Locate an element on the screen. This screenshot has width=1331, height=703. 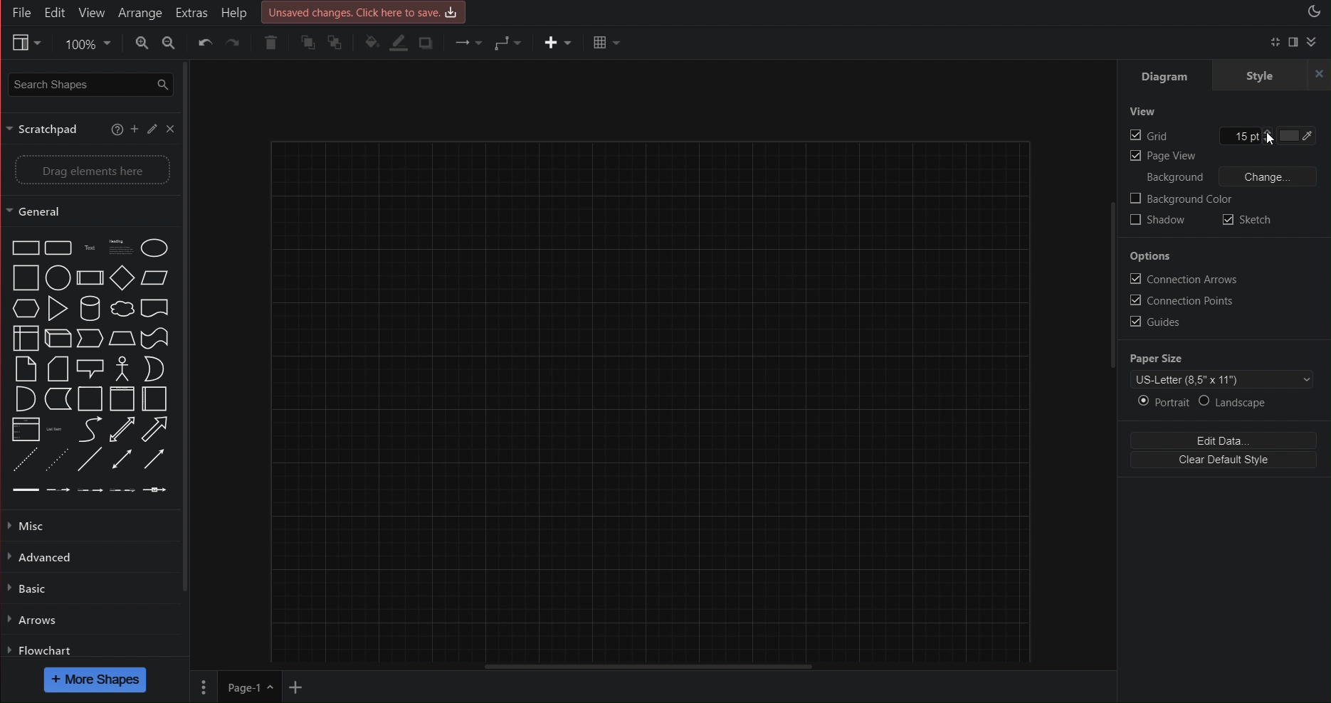
arrow is located at coordinates (89, 334).